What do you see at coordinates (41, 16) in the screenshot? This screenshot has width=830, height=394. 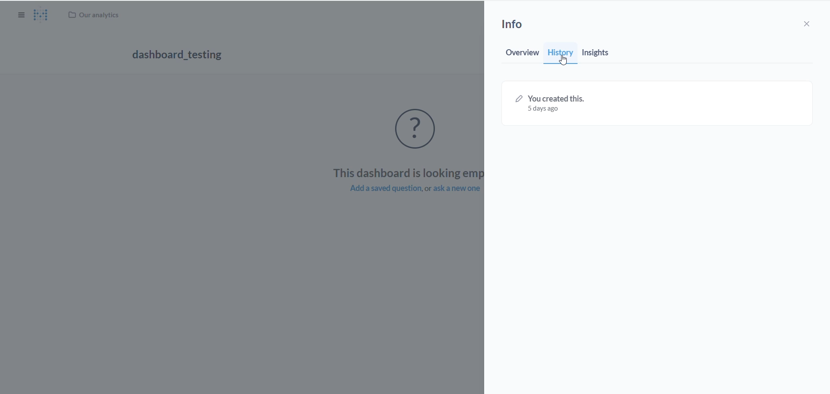 I see `metabase Logo` at bounding box center [41, 16].